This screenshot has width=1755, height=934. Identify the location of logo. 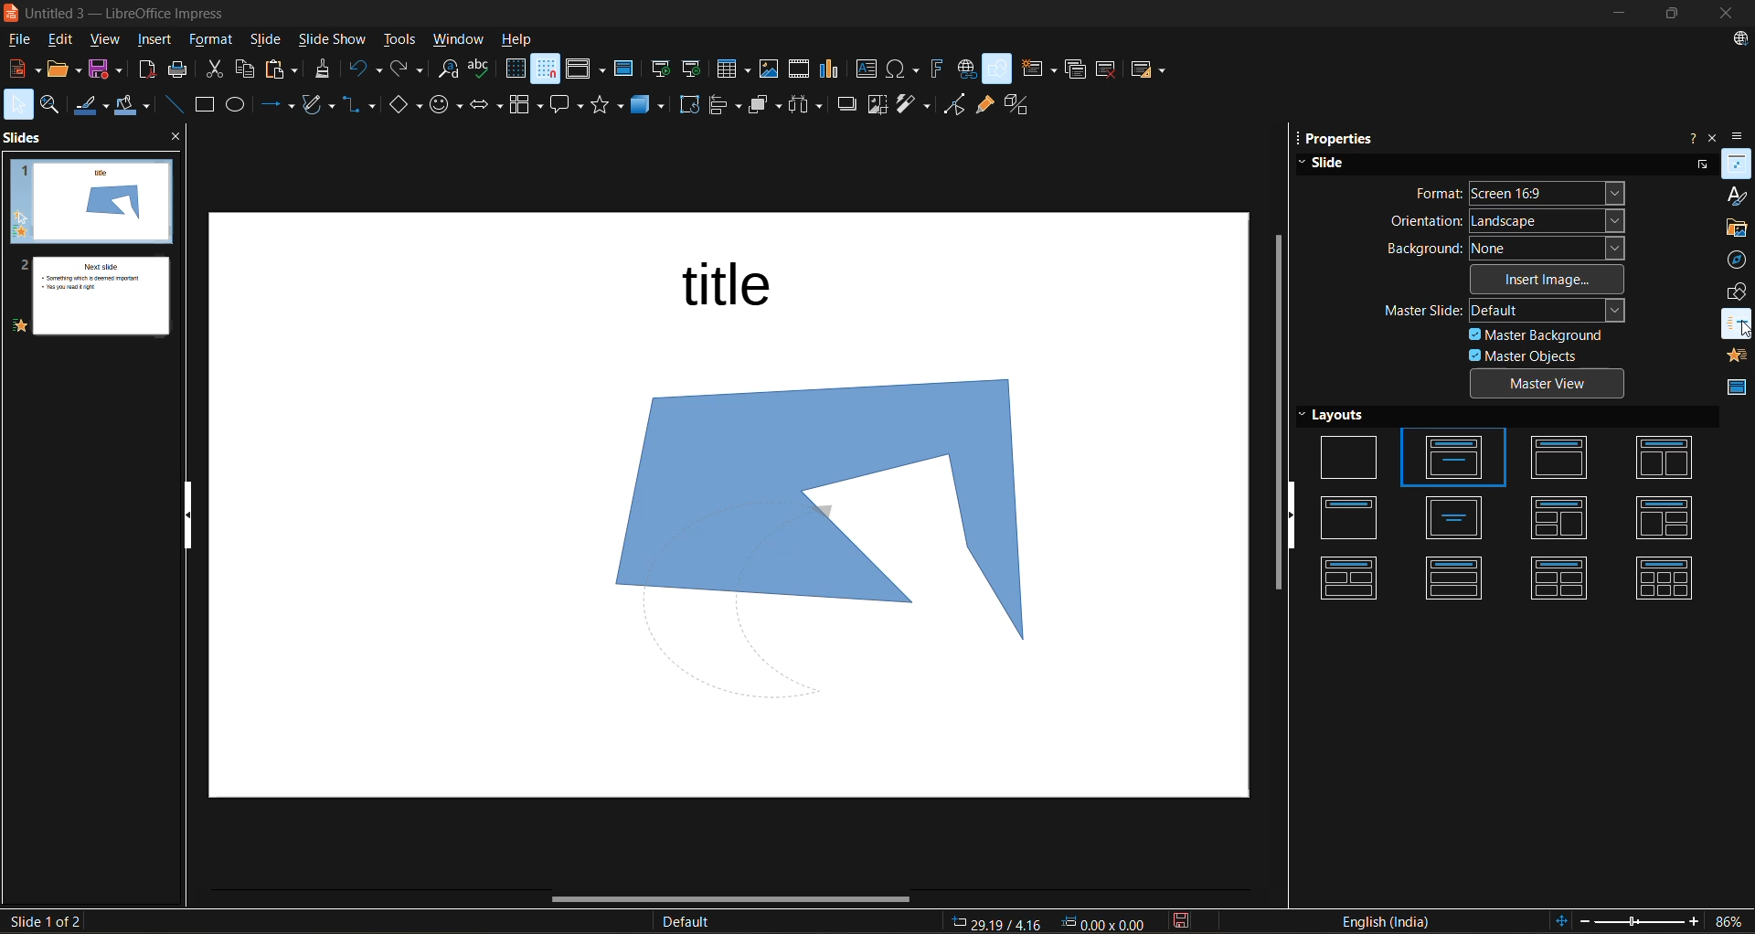
(11, 12).